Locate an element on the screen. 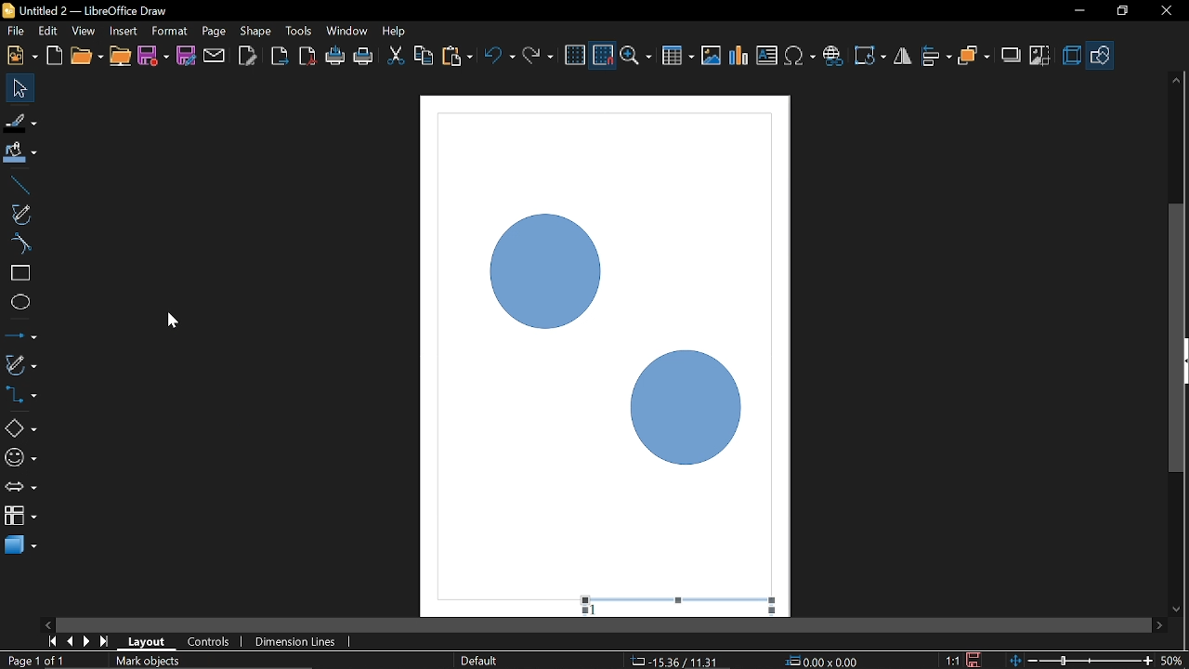 Image resolution: width=1189 pixels, height=669 pixels. Save is located at coordinates (976, 660).